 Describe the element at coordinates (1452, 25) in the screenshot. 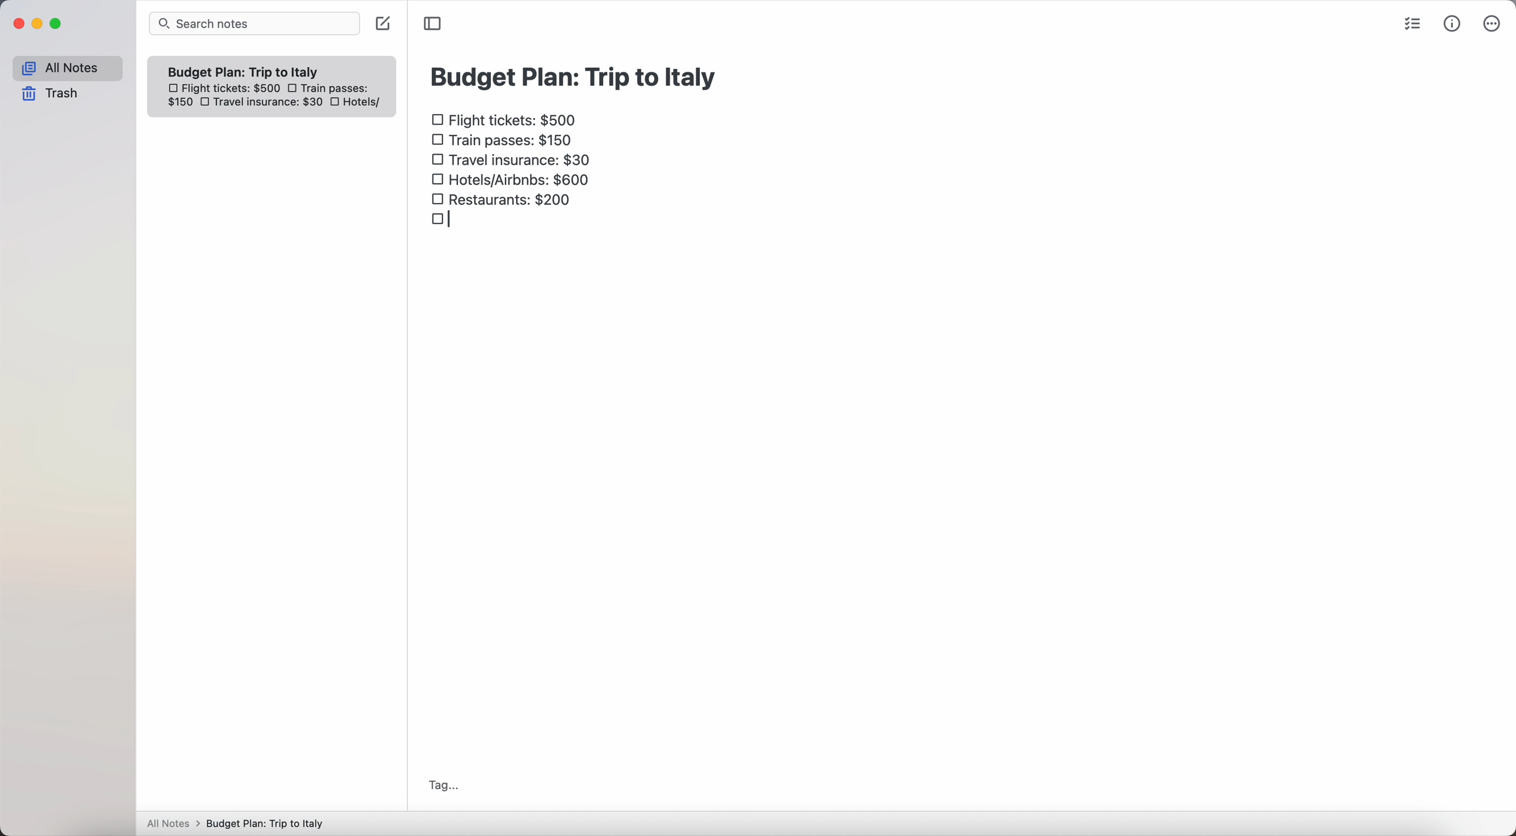

I see `metrics` at that location.